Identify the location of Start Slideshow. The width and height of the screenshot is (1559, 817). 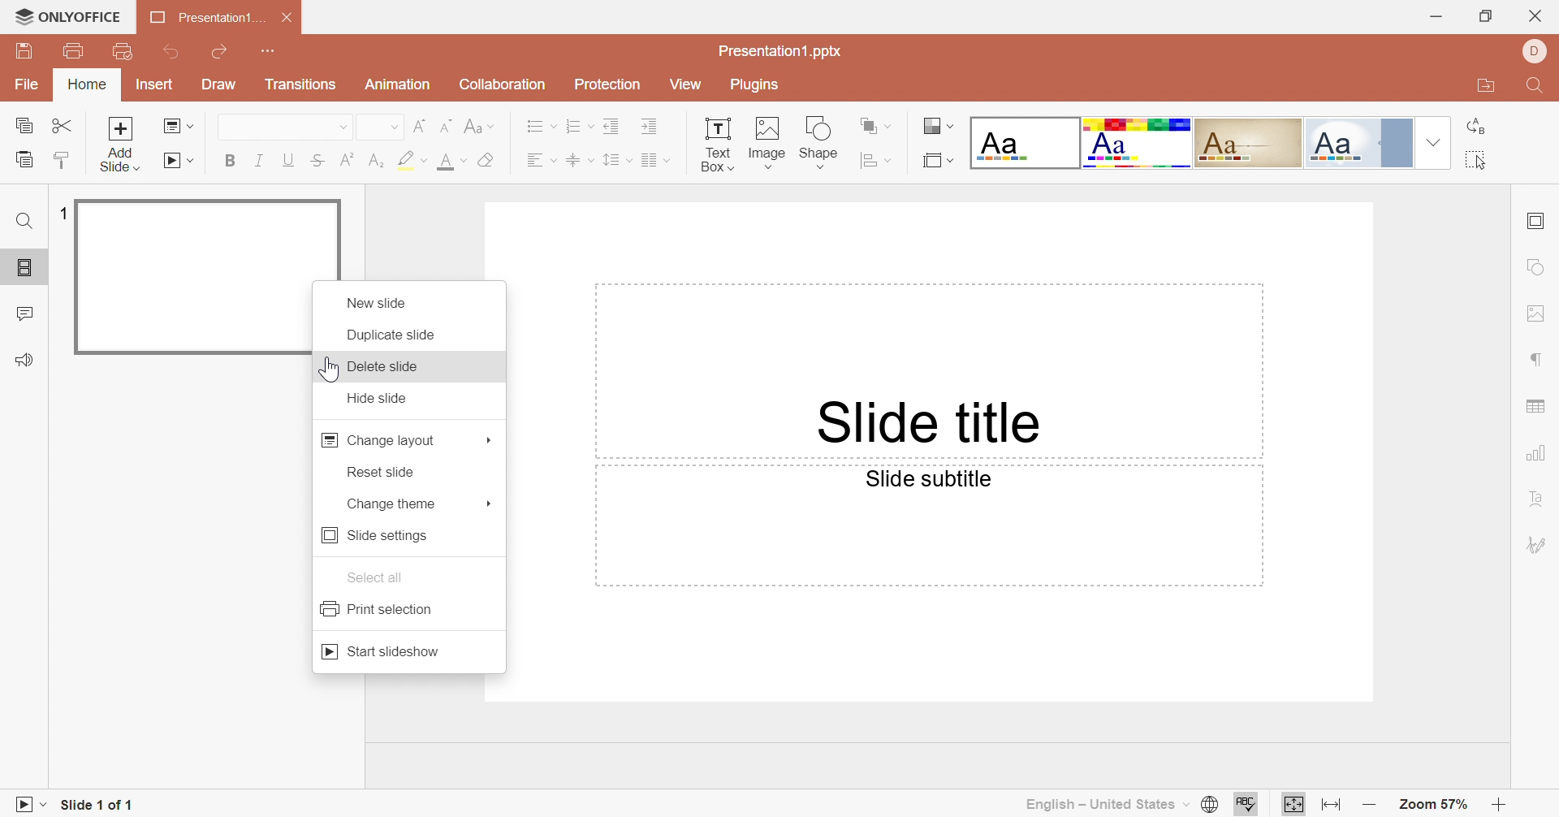
(381, 650).